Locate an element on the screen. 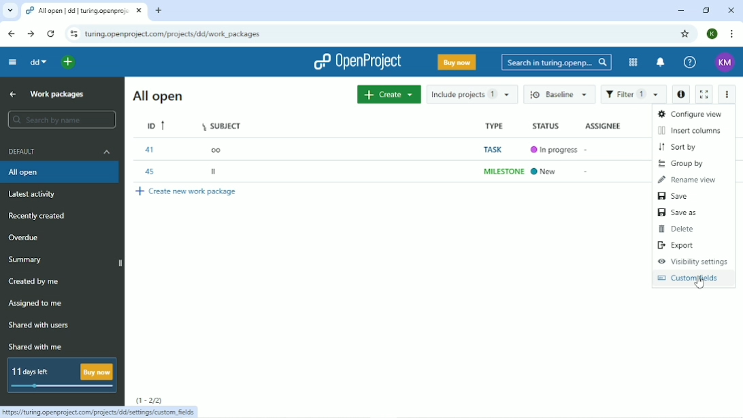 The image size is (743, 418). Work packages is located at coordinates (59, 94).